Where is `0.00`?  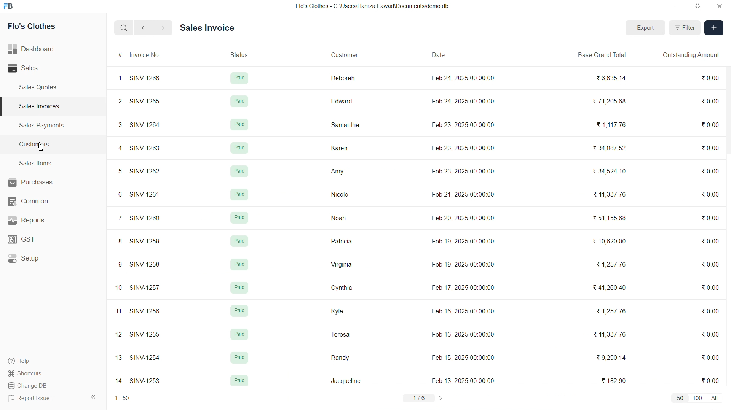
0.00 is located at coordinates (710, 359).